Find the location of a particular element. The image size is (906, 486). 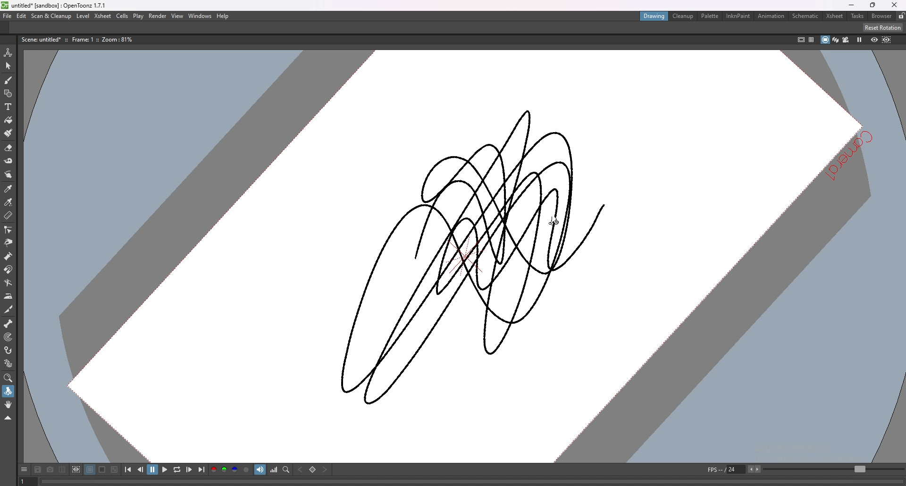

safe area is located at coordinates (801, 39).